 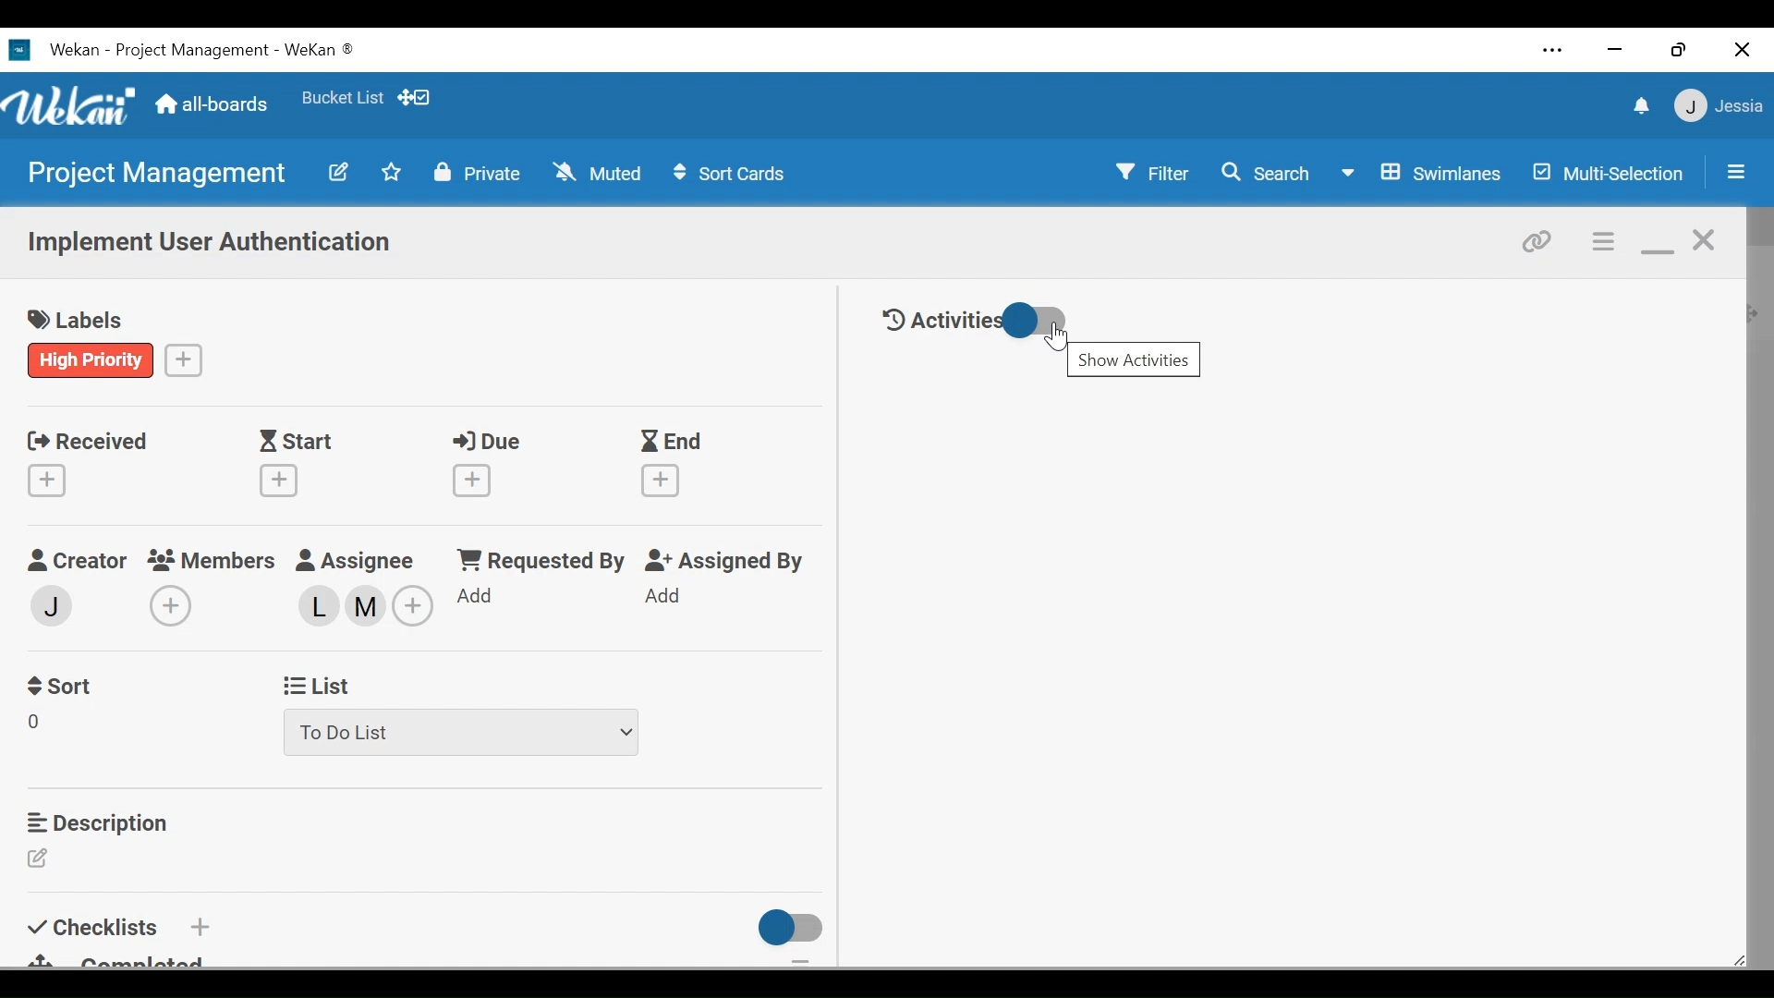 I want to click on Creator, so click(x=79, y=556).